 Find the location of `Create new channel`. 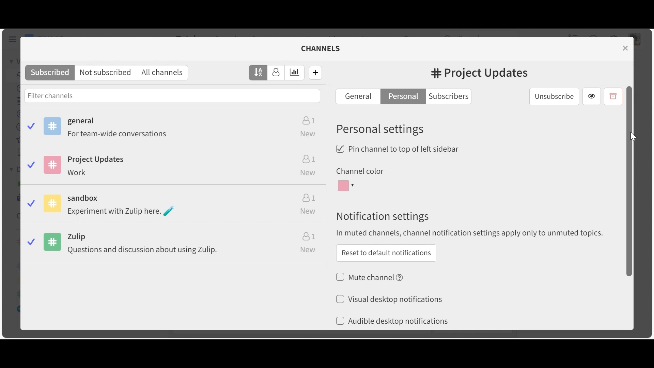

Create new channel is located at coordinates (316, 72).